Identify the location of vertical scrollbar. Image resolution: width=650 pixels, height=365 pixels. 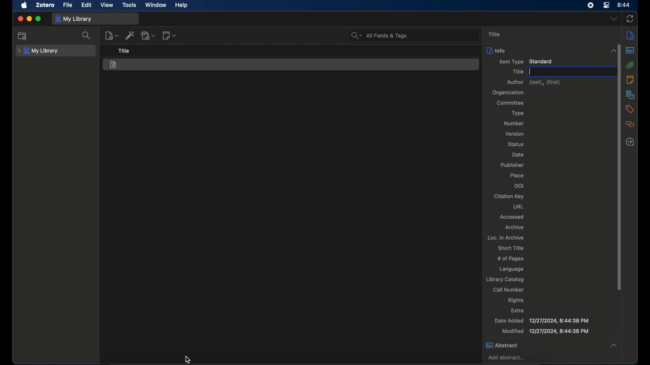
(620, 236).